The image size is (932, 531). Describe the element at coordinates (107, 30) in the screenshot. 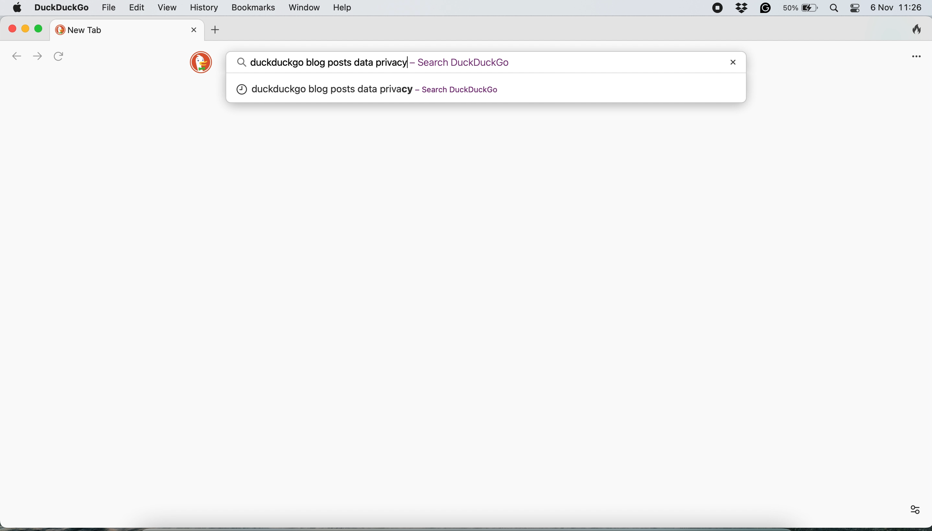

I see `new tab` at that location.